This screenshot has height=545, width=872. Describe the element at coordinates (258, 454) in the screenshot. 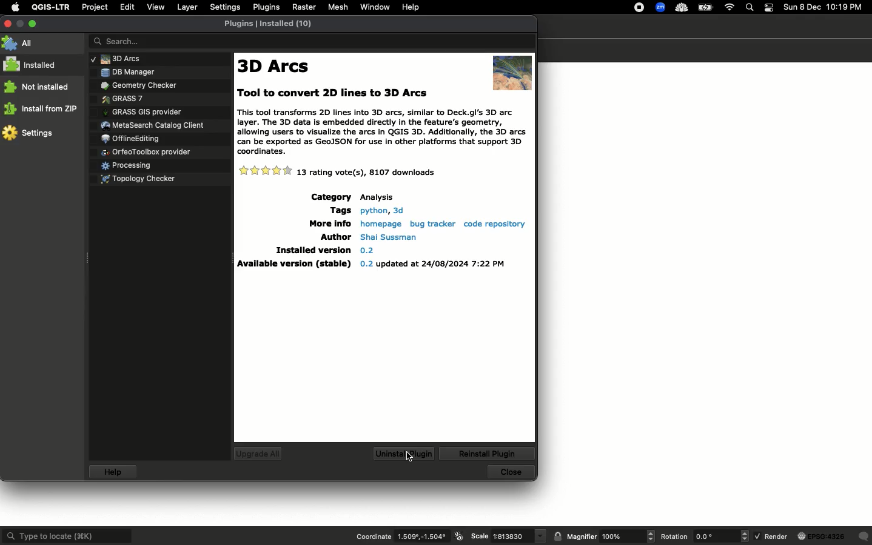

I see `Upgrade` at that location.